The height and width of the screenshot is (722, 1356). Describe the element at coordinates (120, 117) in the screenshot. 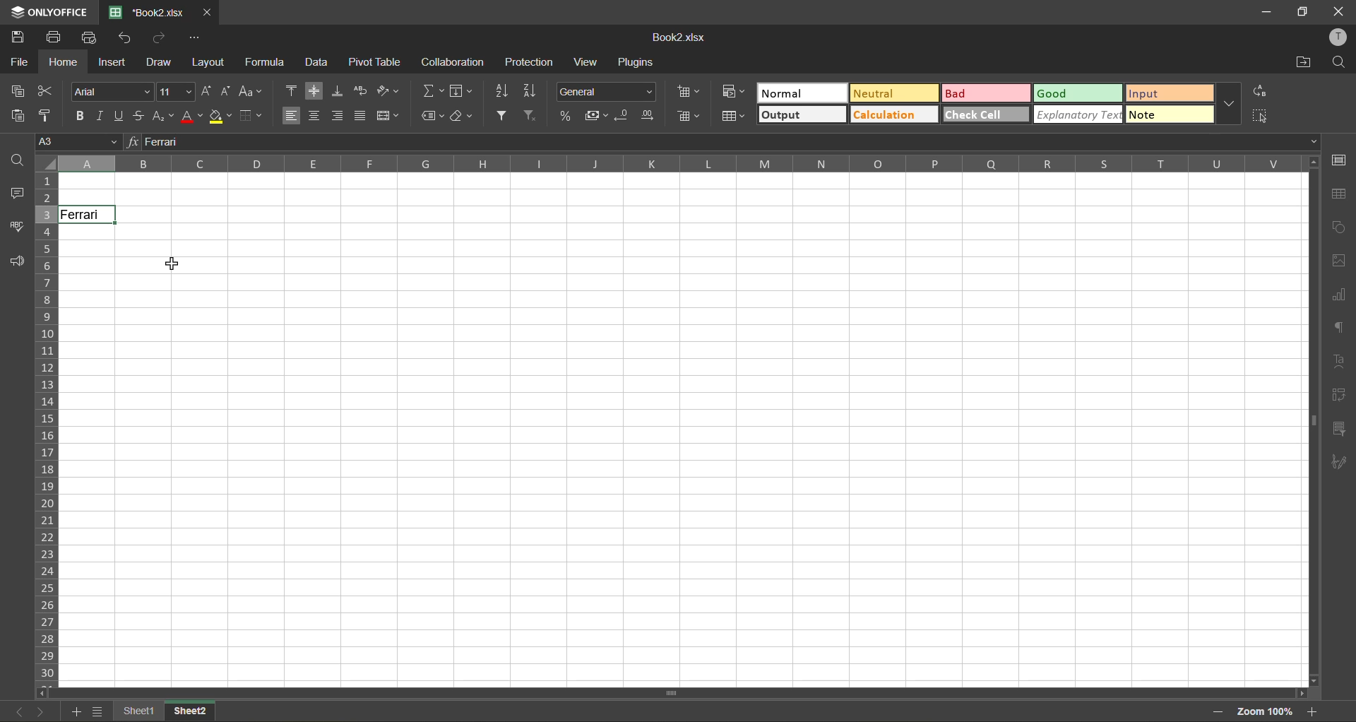

I see `underline` at that location.